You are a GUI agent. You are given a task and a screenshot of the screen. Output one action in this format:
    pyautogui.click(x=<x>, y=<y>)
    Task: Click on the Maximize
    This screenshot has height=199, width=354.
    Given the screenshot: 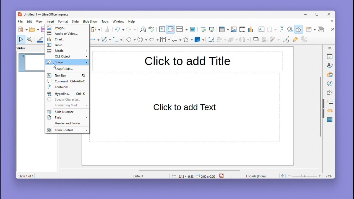 What is the action you would take?
    pyautogui.click(x=318, y=15)
    